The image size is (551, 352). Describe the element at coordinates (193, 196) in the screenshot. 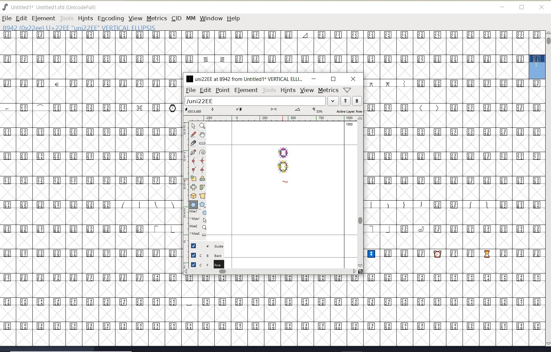

I see `rotate the selection in 3d and project back to plane` at that location.